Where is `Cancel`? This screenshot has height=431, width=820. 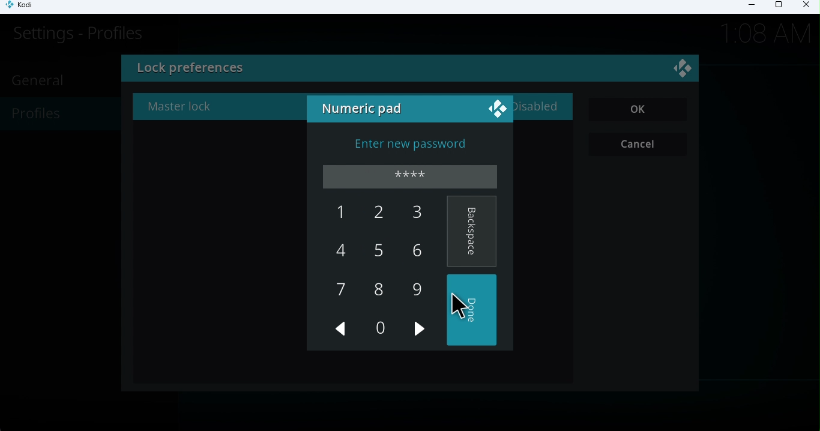 Cancel is located at coordinates (640, 145).